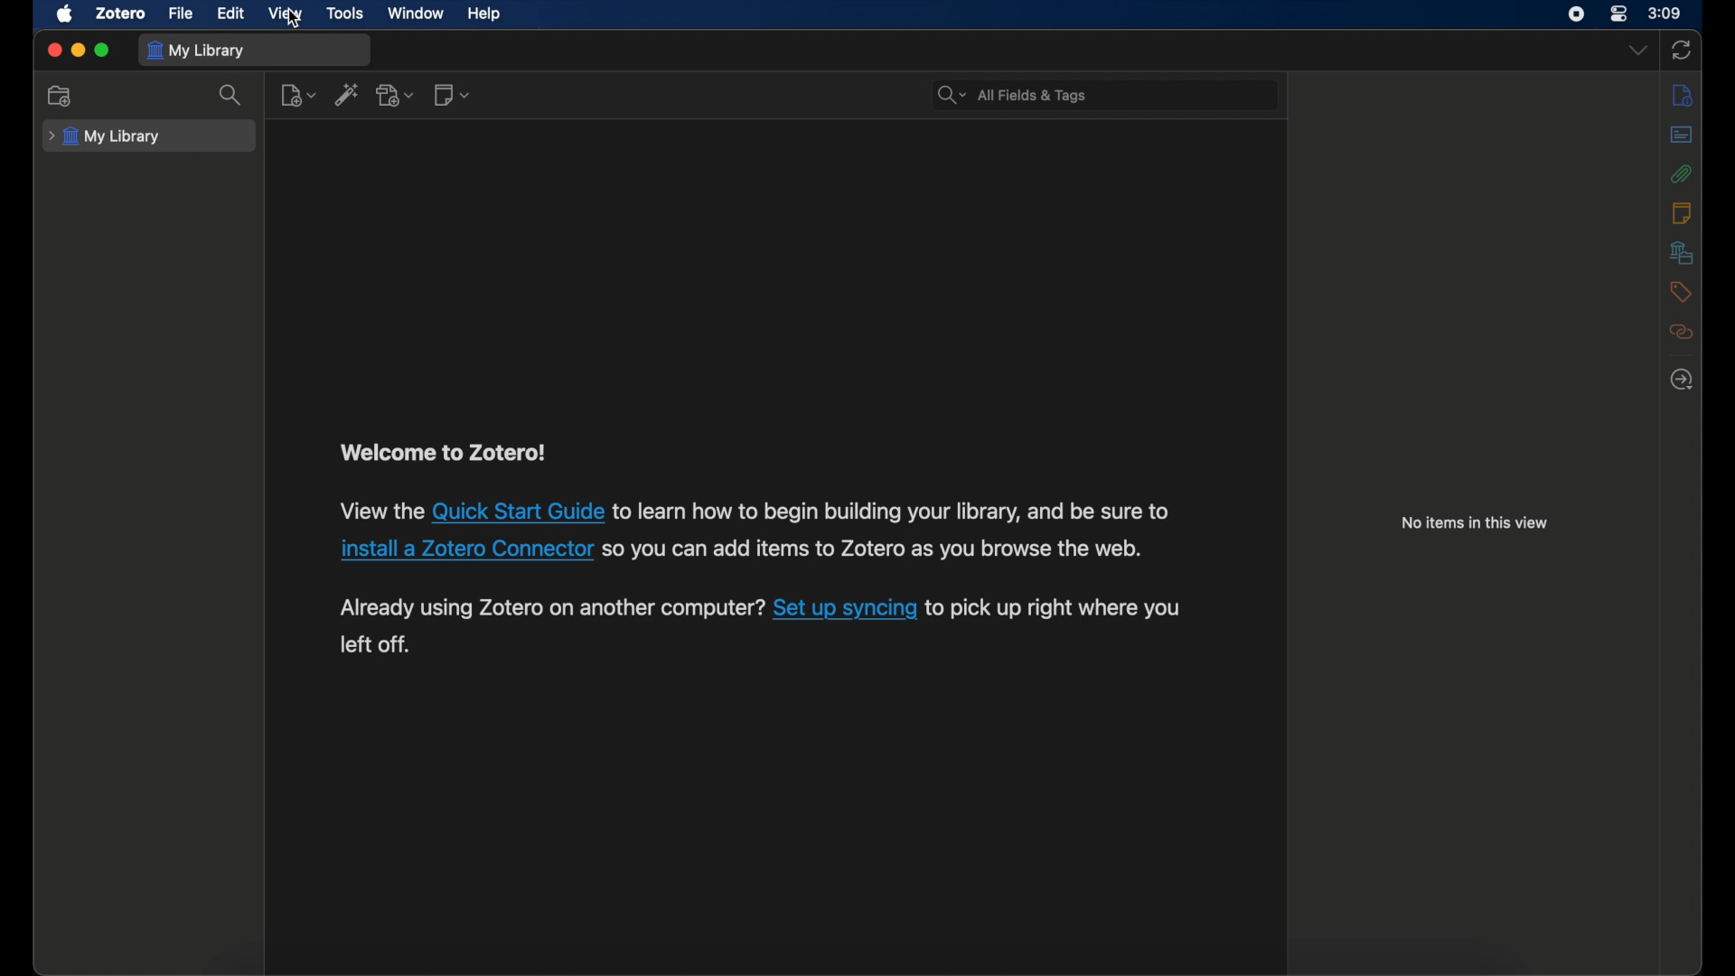 Image resolution: width=1735 pixels, height=976 pixels. Describe the element at coordinates (230, 14) in the screenshot. I see `edit` at that location.